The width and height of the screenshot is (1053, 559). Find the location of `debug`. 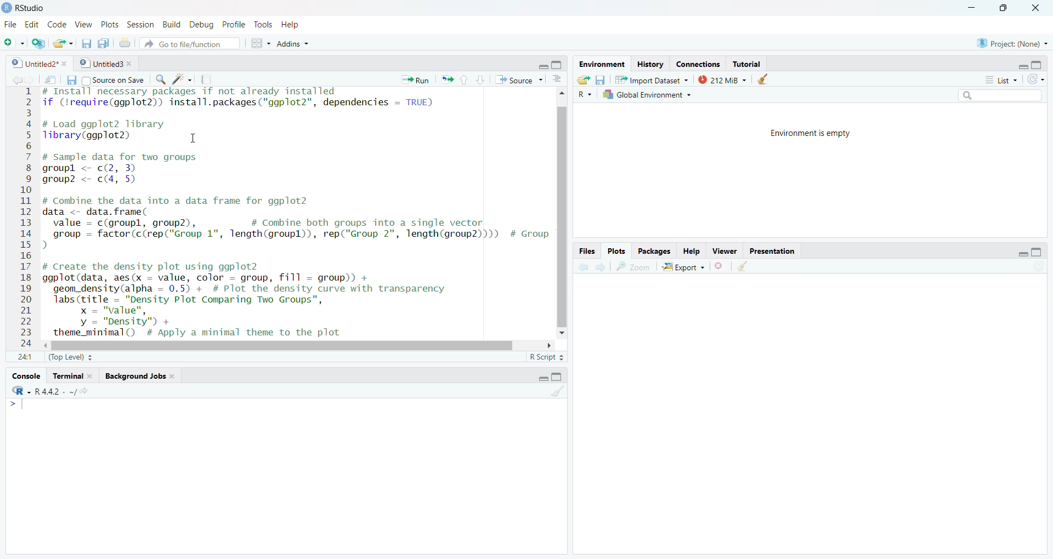

debug is located at coordinates (201, 24).